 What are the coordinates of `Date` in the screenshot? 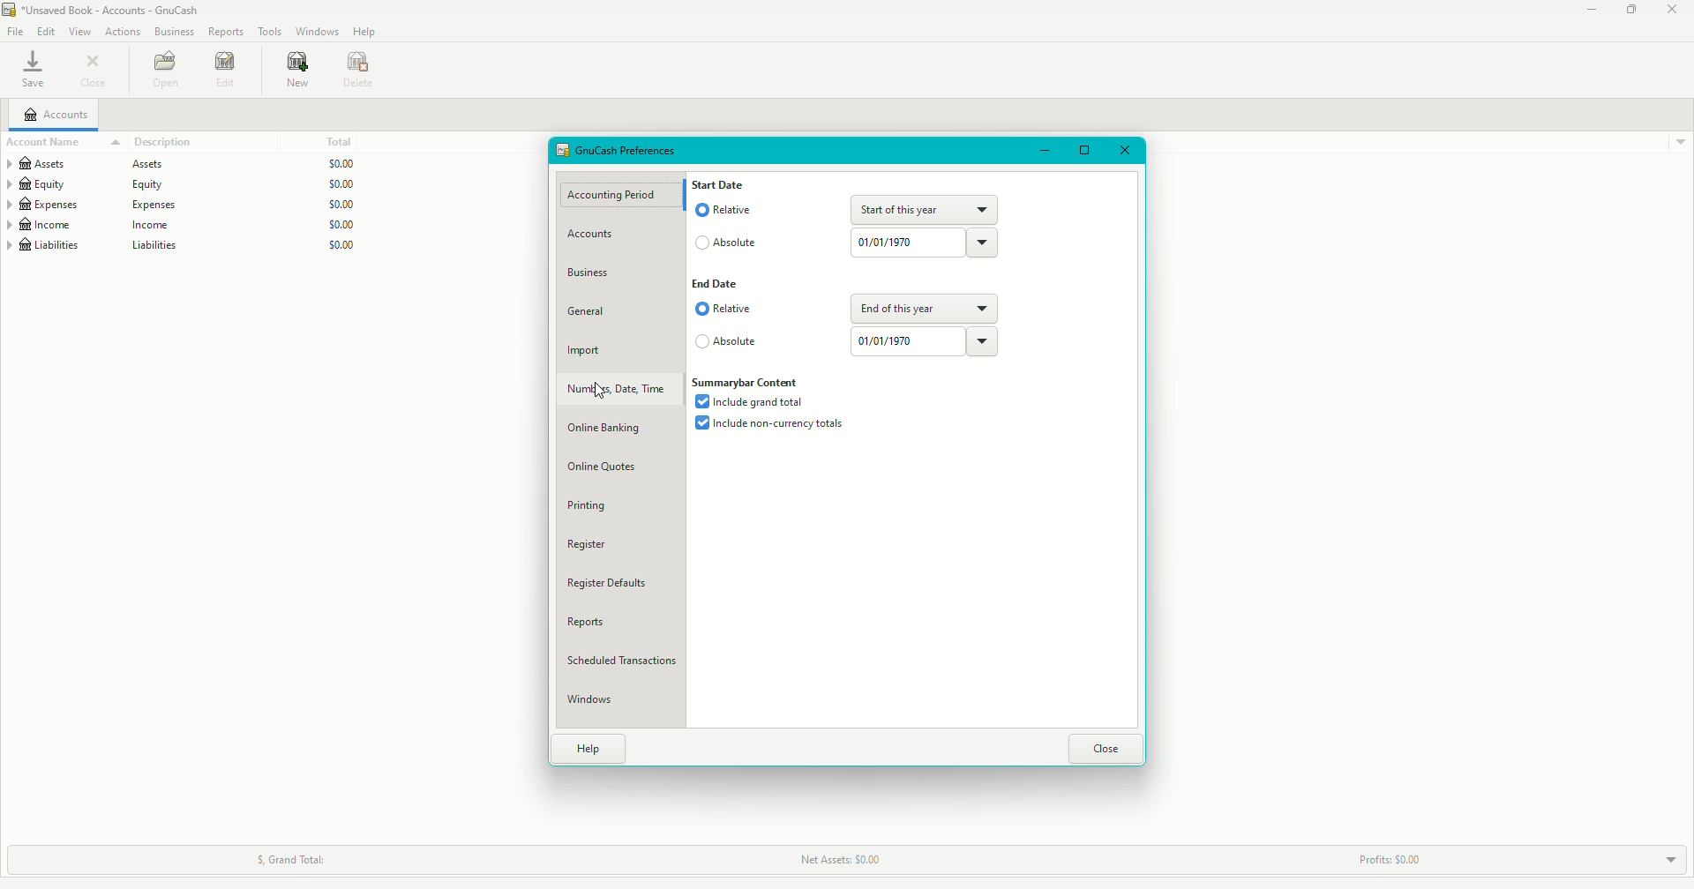 It's located at (927, 243).